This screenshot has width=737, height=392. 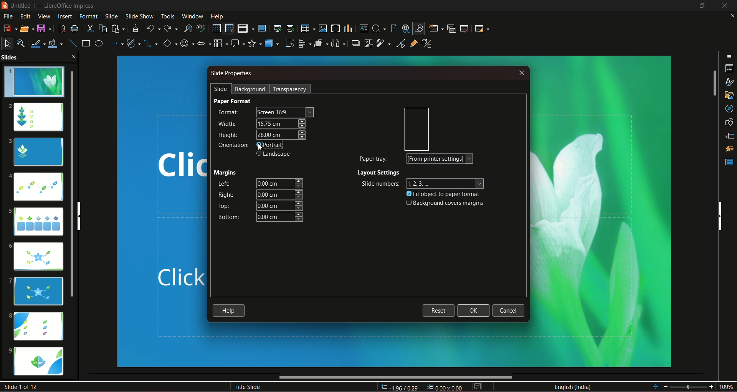 I want to click on callout shapes, so click(x=238, y=43).